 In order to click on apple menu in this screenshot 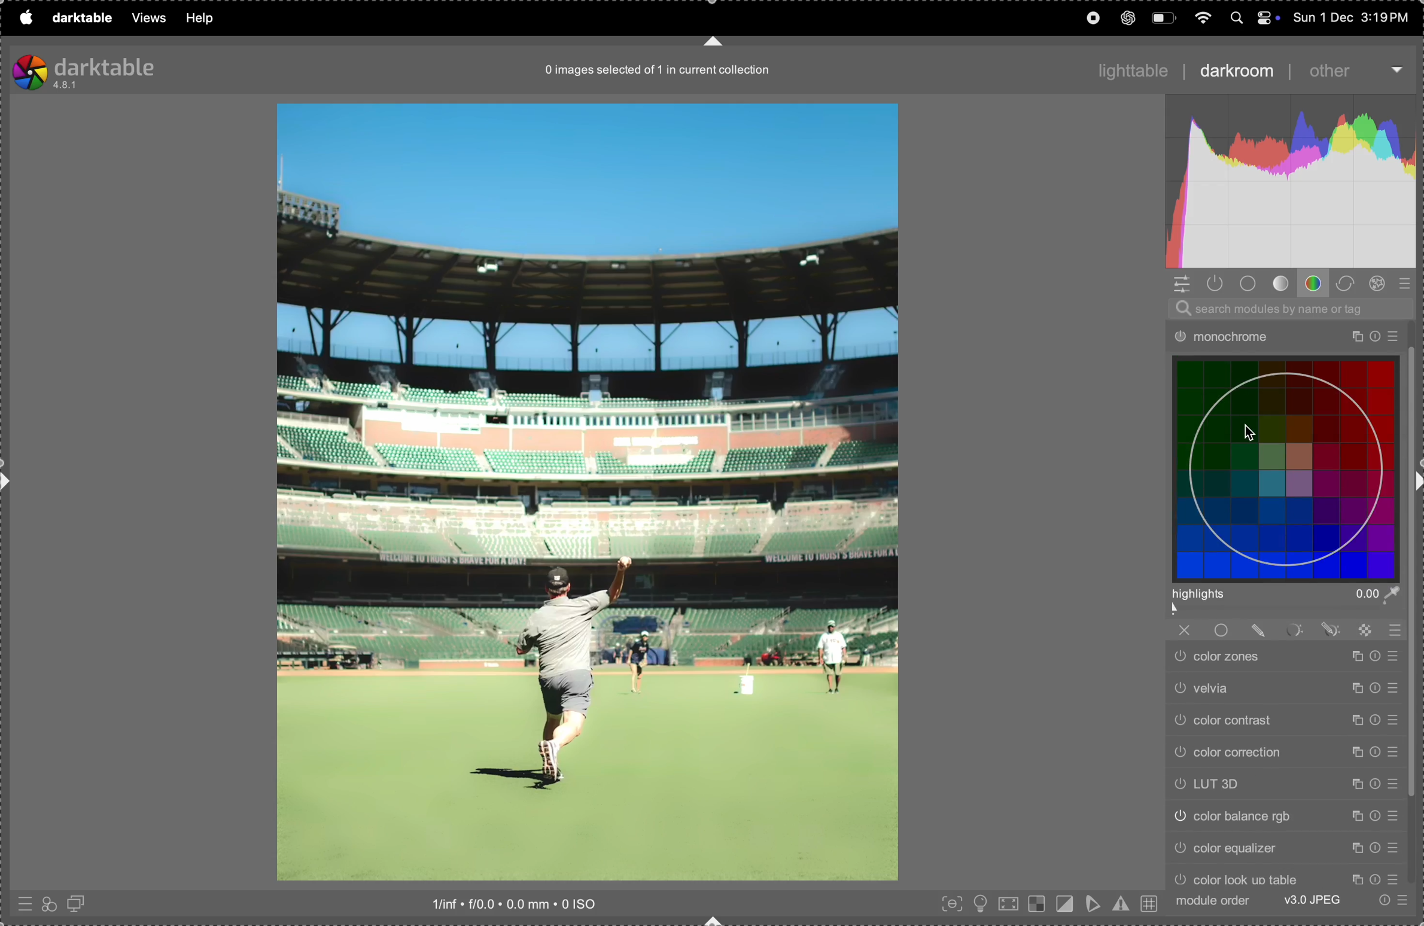, I will do `click(25, 18)`.